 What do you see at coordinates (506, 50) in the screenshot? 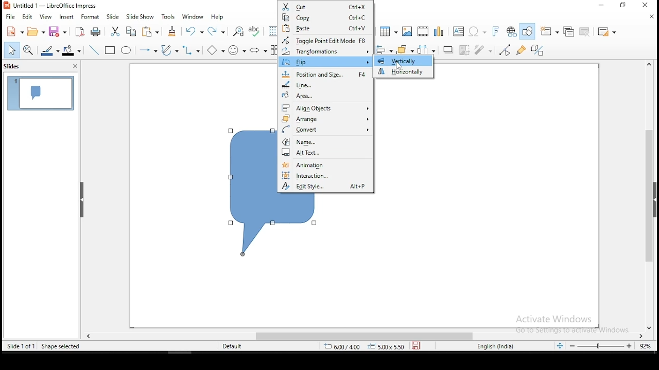
I see `toggle point edit mode` at bounding box center [506, 50].